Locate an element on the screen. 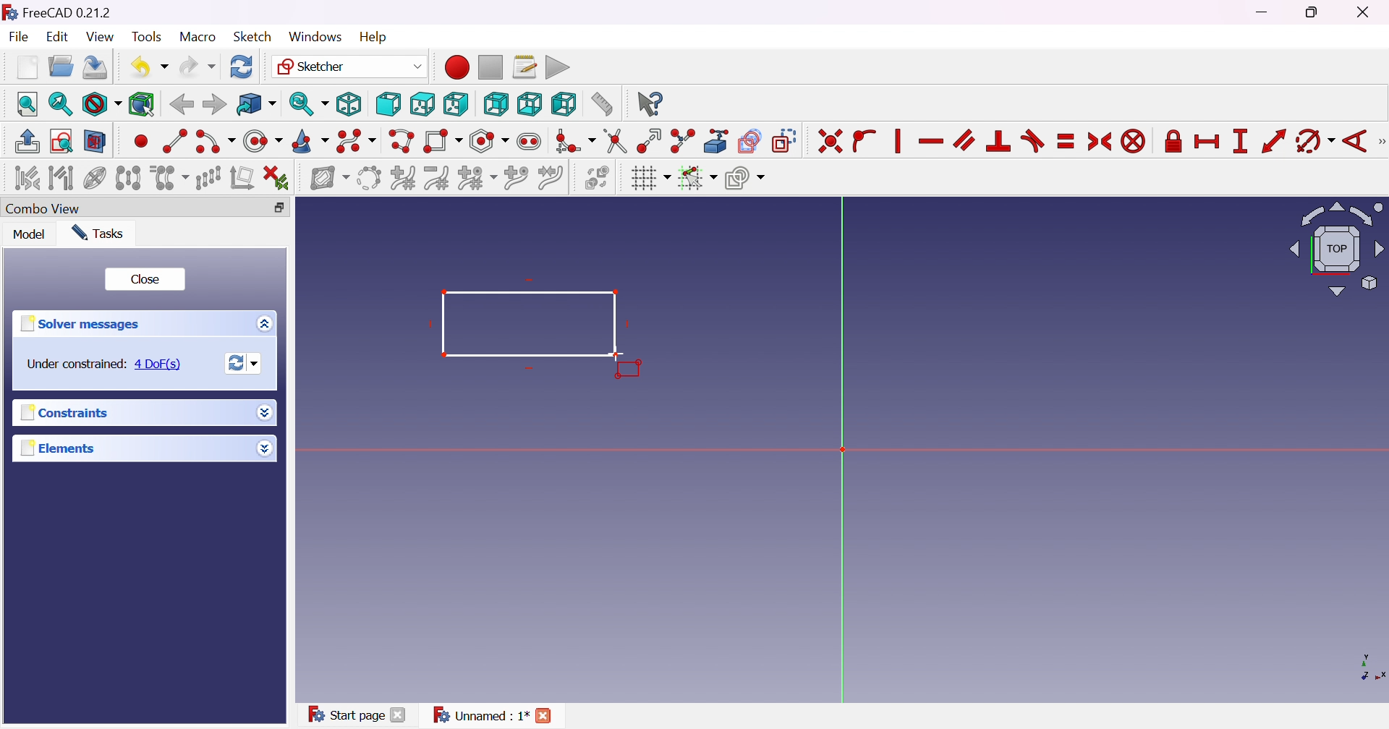  Combo is located at coordinates (47, 210).